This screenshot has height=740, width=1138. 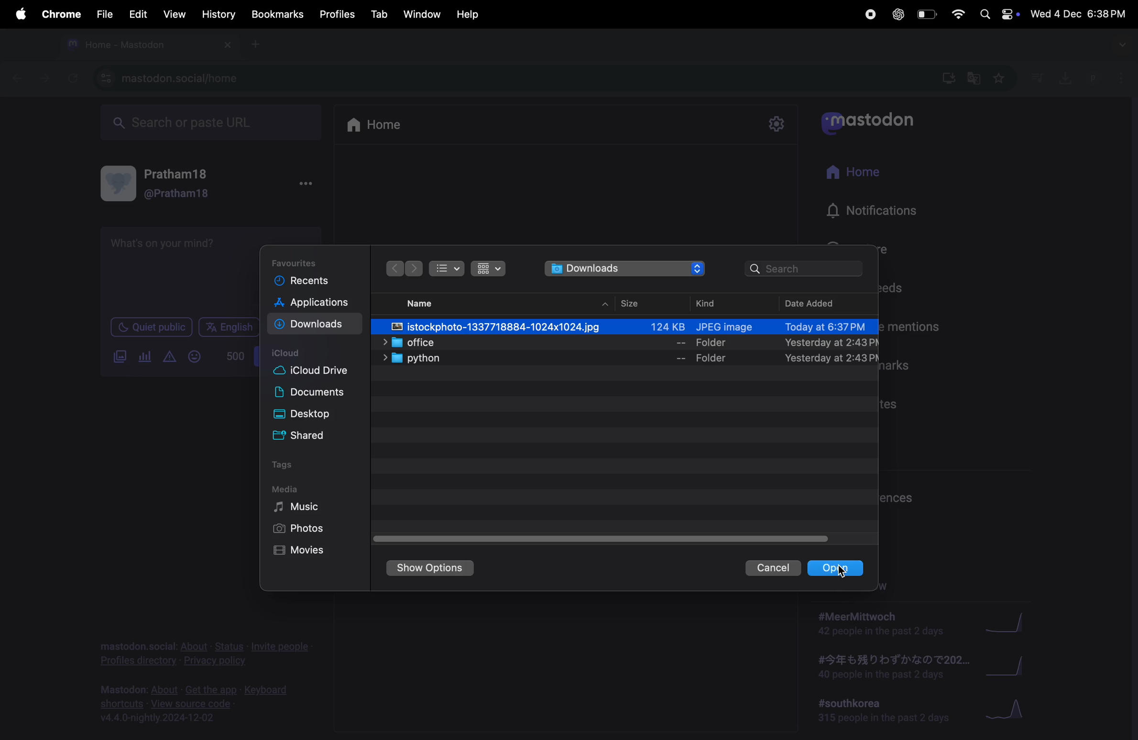 What do you see at coordinates (713, 302) in the screenshot?
I see `kind` at bounding box center [713, 302].